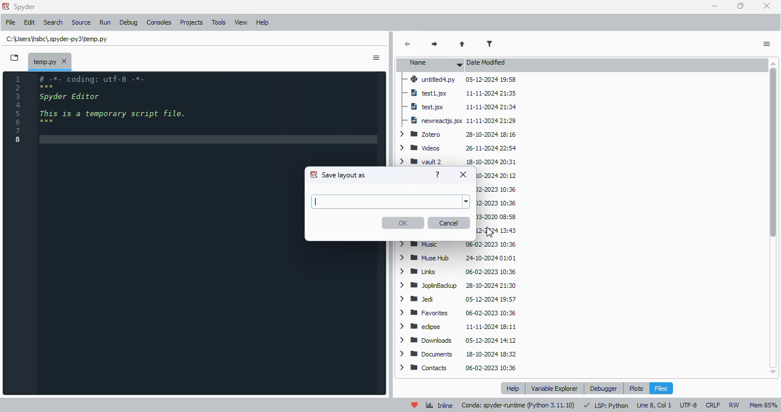 Image resolution: width=781 pixels, height=412 pixels. What do you see at coordinates (519, 406) in the screenshot?
I see `conda: spyder-runtime (python 3. 11. 10)` at bounding box center [519, 406].